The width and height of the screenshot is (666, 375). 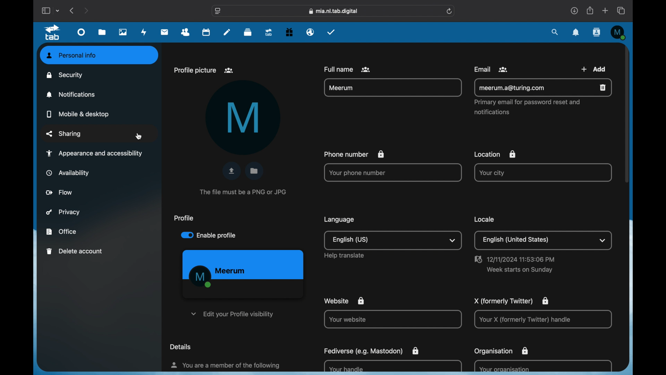 I want to click on previous, so click(x=72, y=10).